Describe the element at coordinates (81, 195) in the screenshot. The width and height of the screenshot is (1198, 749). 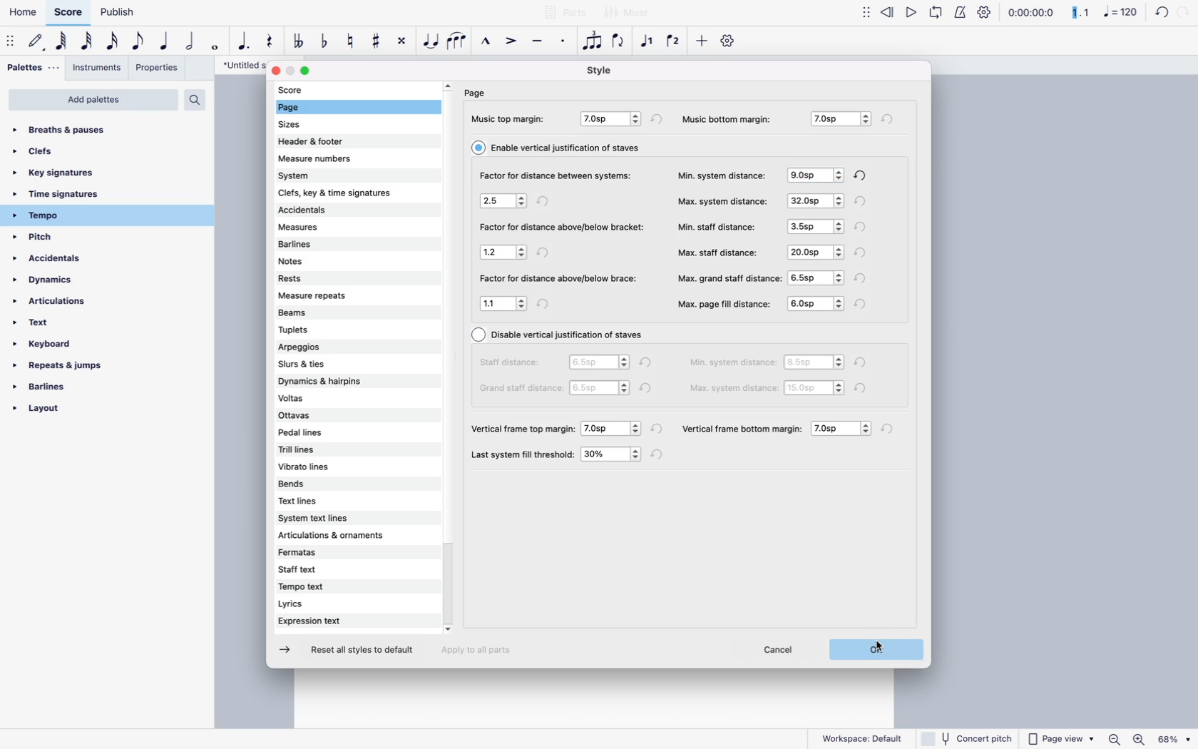
I see `time signatures` at that location.